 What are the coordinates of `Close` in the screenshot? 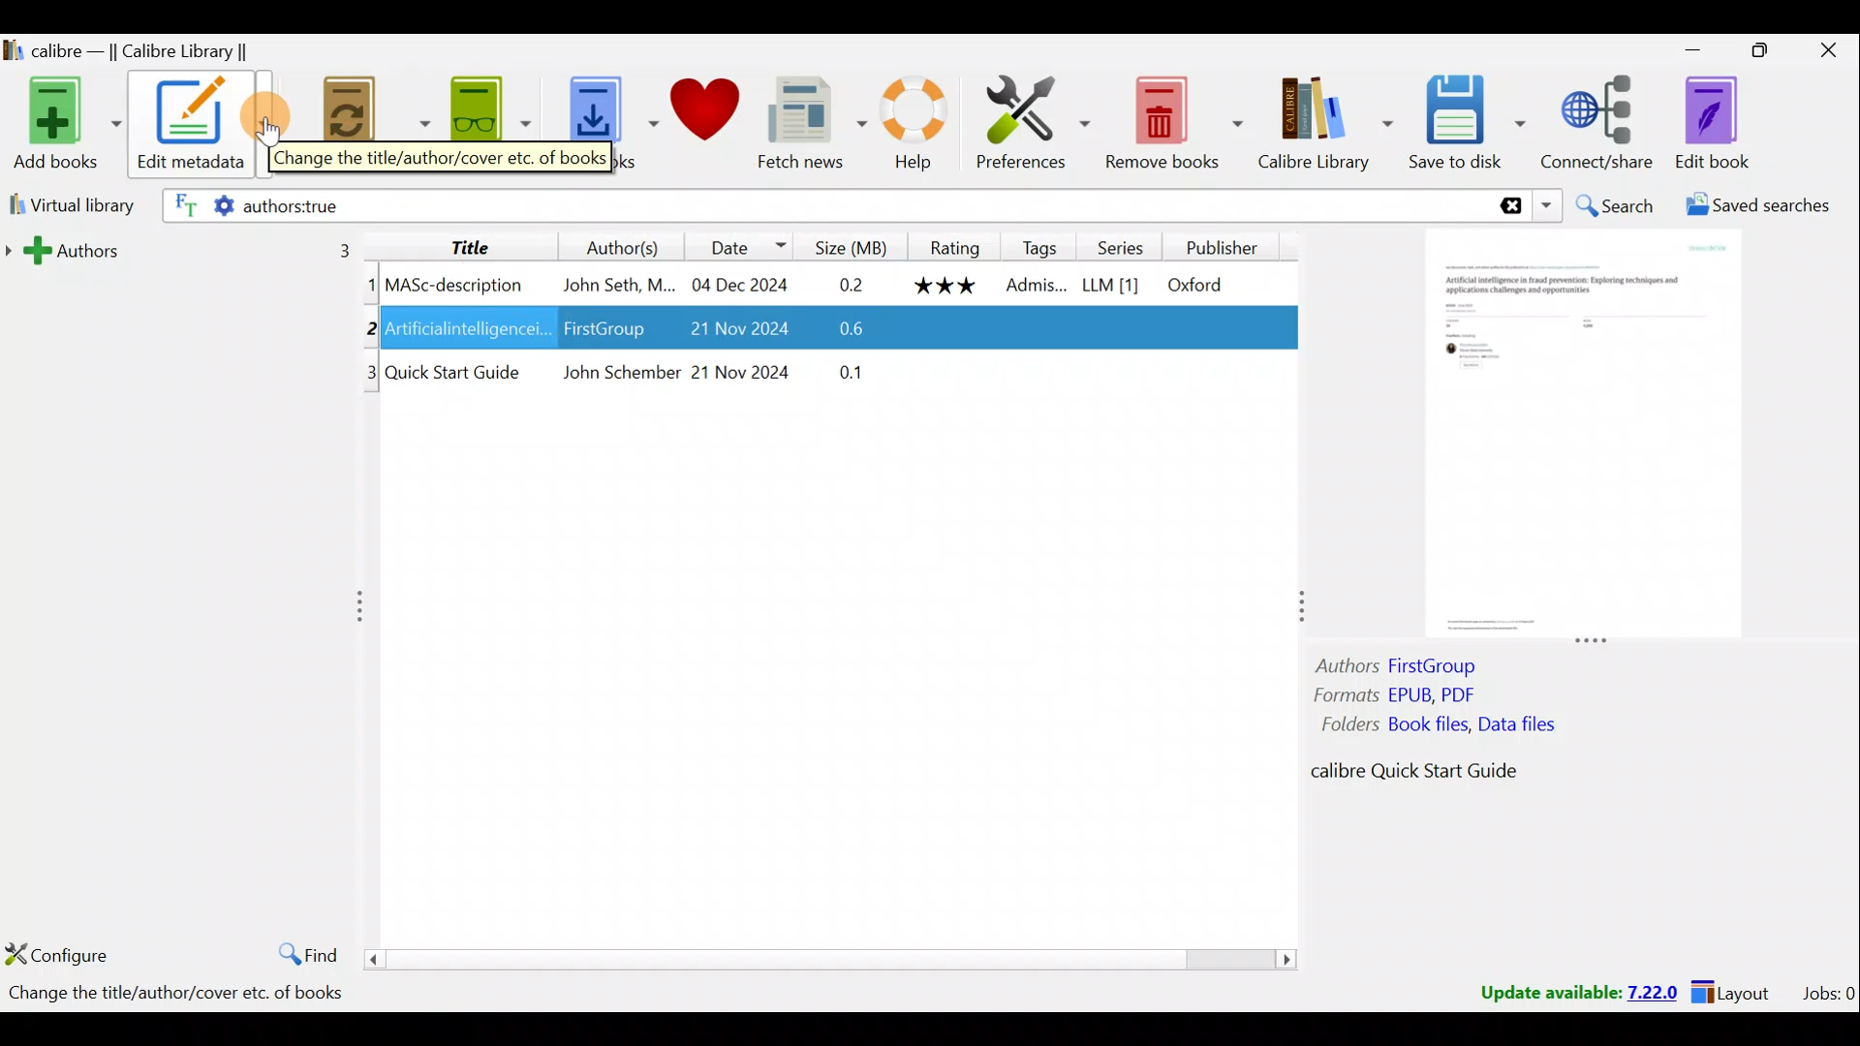 It's located at (1822, 53).